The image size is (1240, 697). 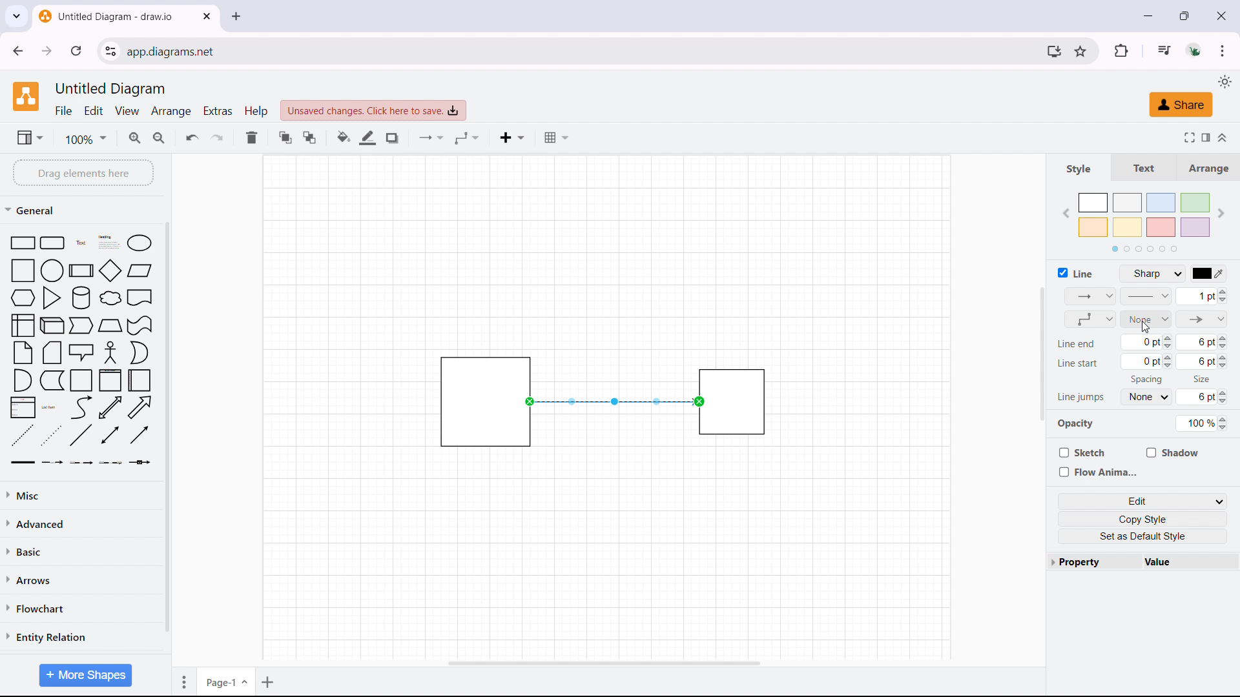 What do you see at coordinates (1224, 136) in the screenshot?
I see `collapse/expand` at bounding box center [1224, 136].